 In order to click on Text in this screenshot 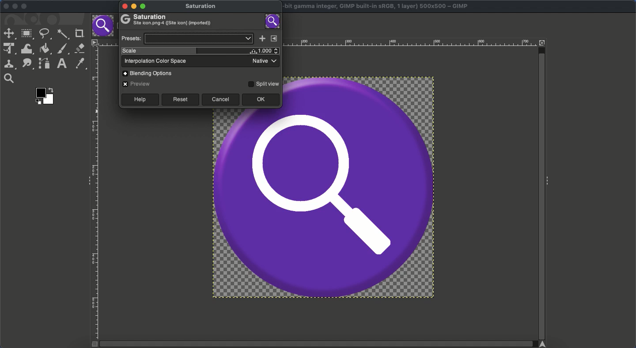, I will do `click(61, 64)`.